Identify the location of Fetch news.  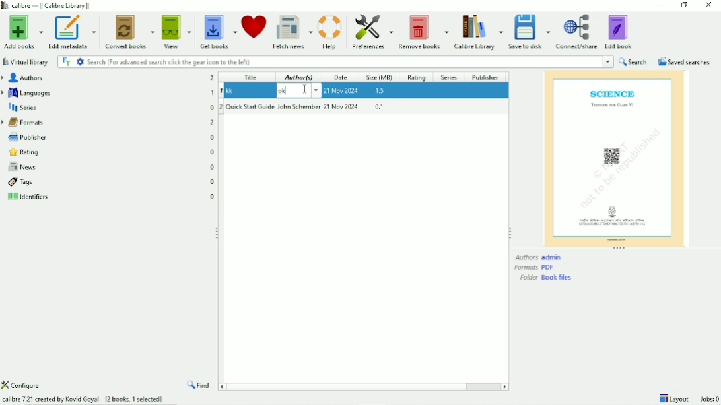
(292, 33).